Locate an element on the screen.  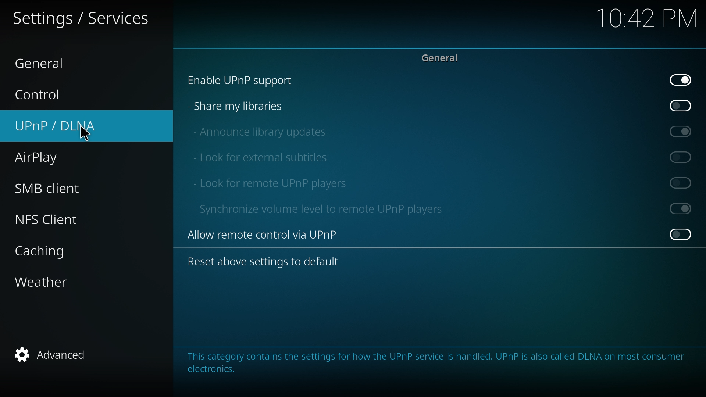
Synchronize volume level to remote UPnP players  is located at coordinates (442, 210).